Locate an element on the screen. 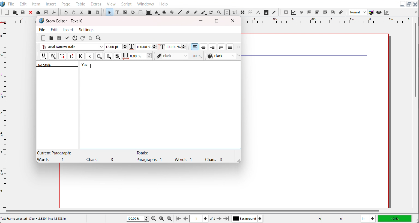  Save is located at coordinates (15, 12).